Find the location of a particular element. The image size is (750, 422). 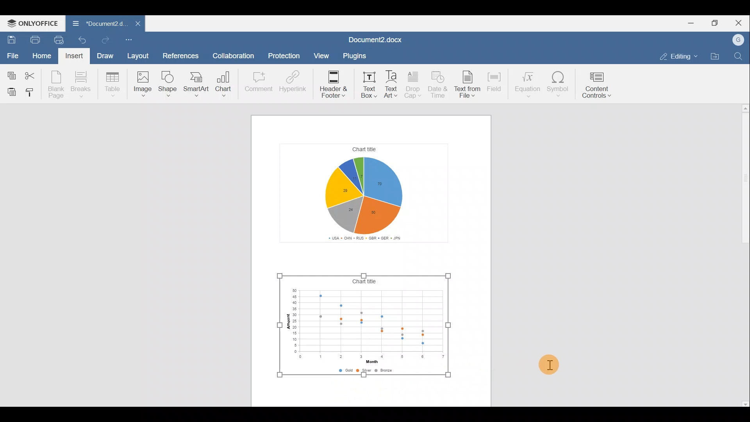

Content controls is located at coordinates (599, 85).